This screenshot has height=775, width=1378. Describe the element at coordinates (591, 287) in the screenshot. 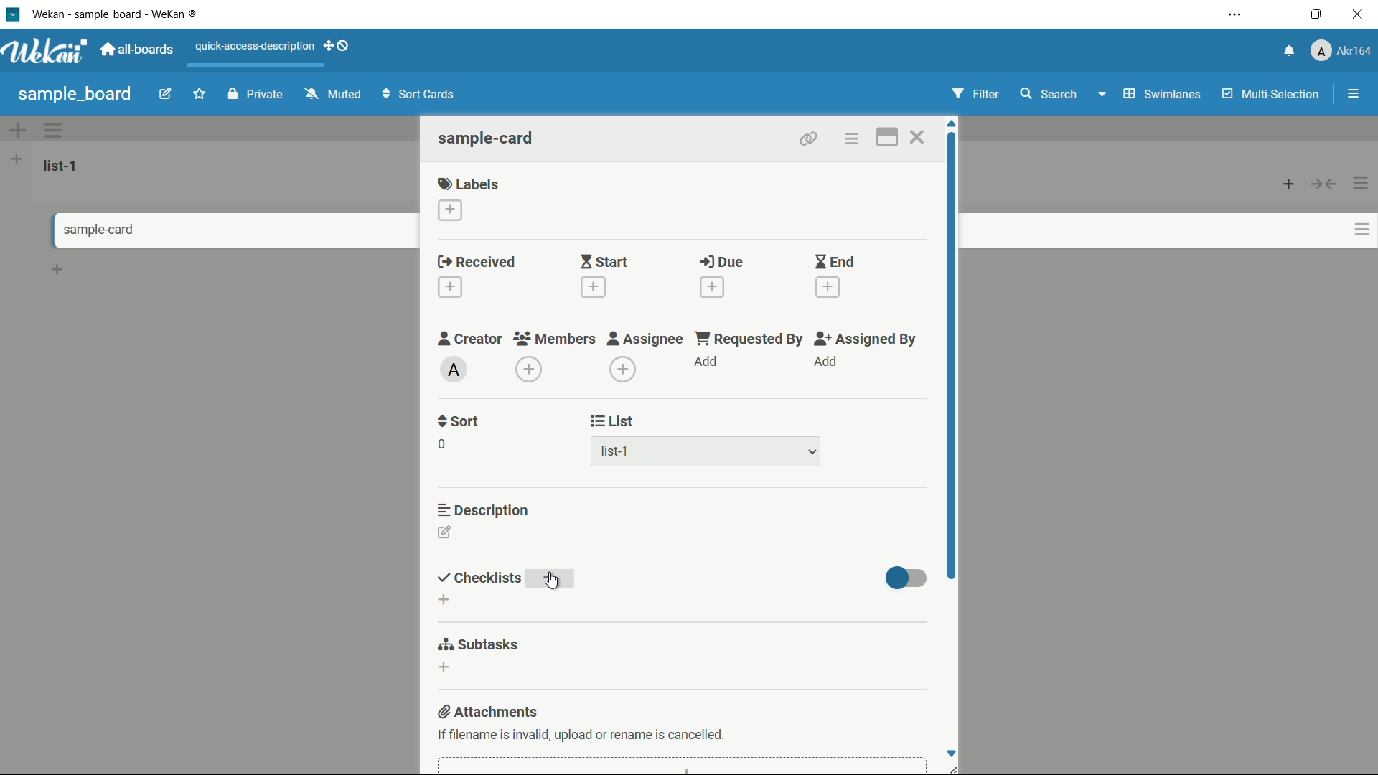

I see `add date` at that location.